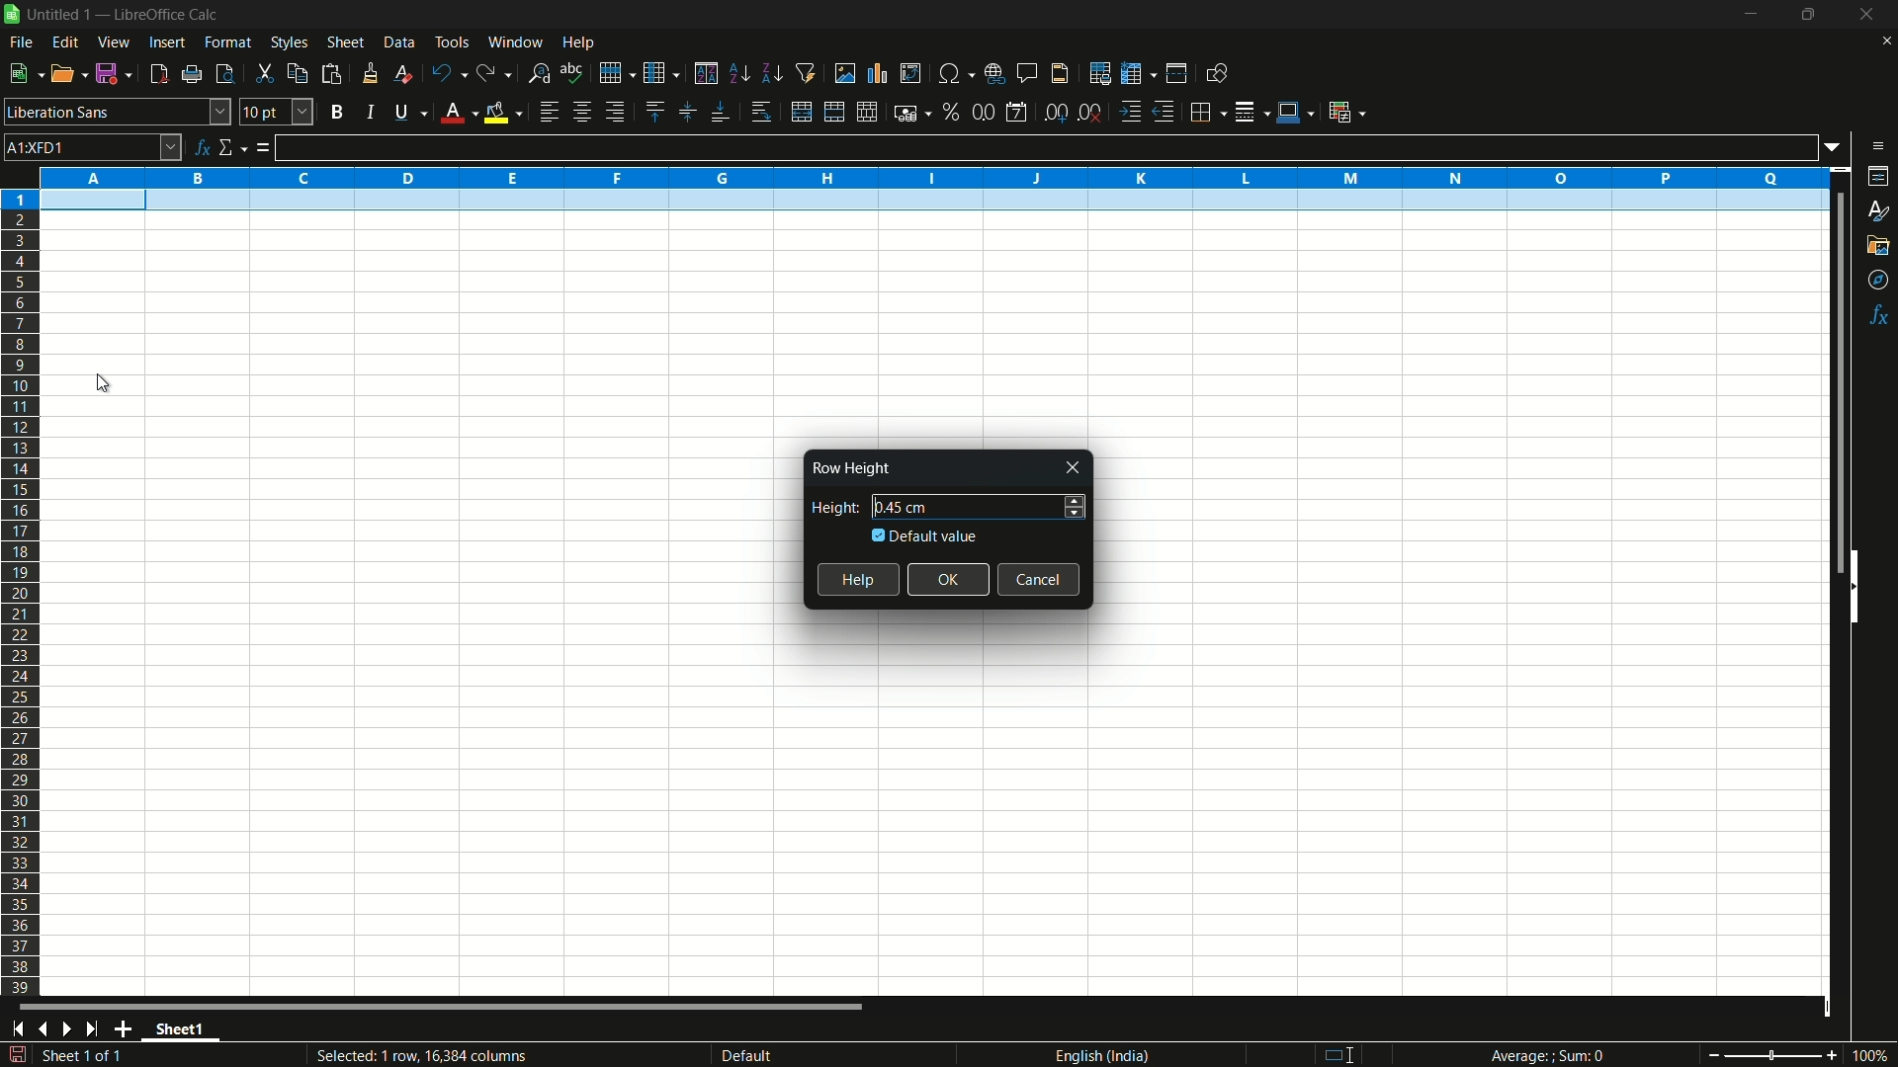  What do you see at coordinates (1209, 110) in the screenshot?
I see `borders` at bounding box center [1209, 110].